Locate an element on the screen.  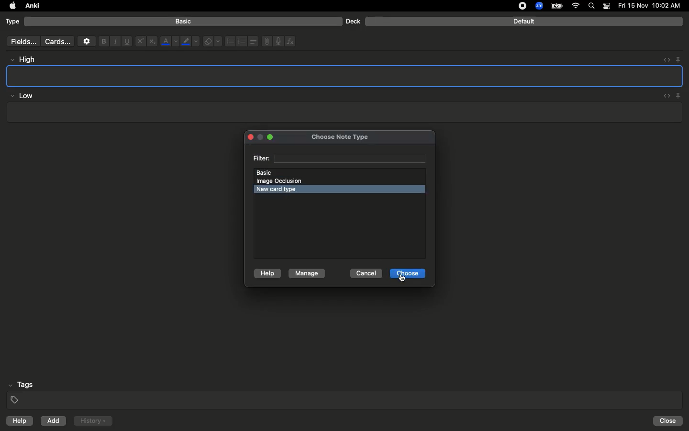
Help is located at coordinates (266, 274).